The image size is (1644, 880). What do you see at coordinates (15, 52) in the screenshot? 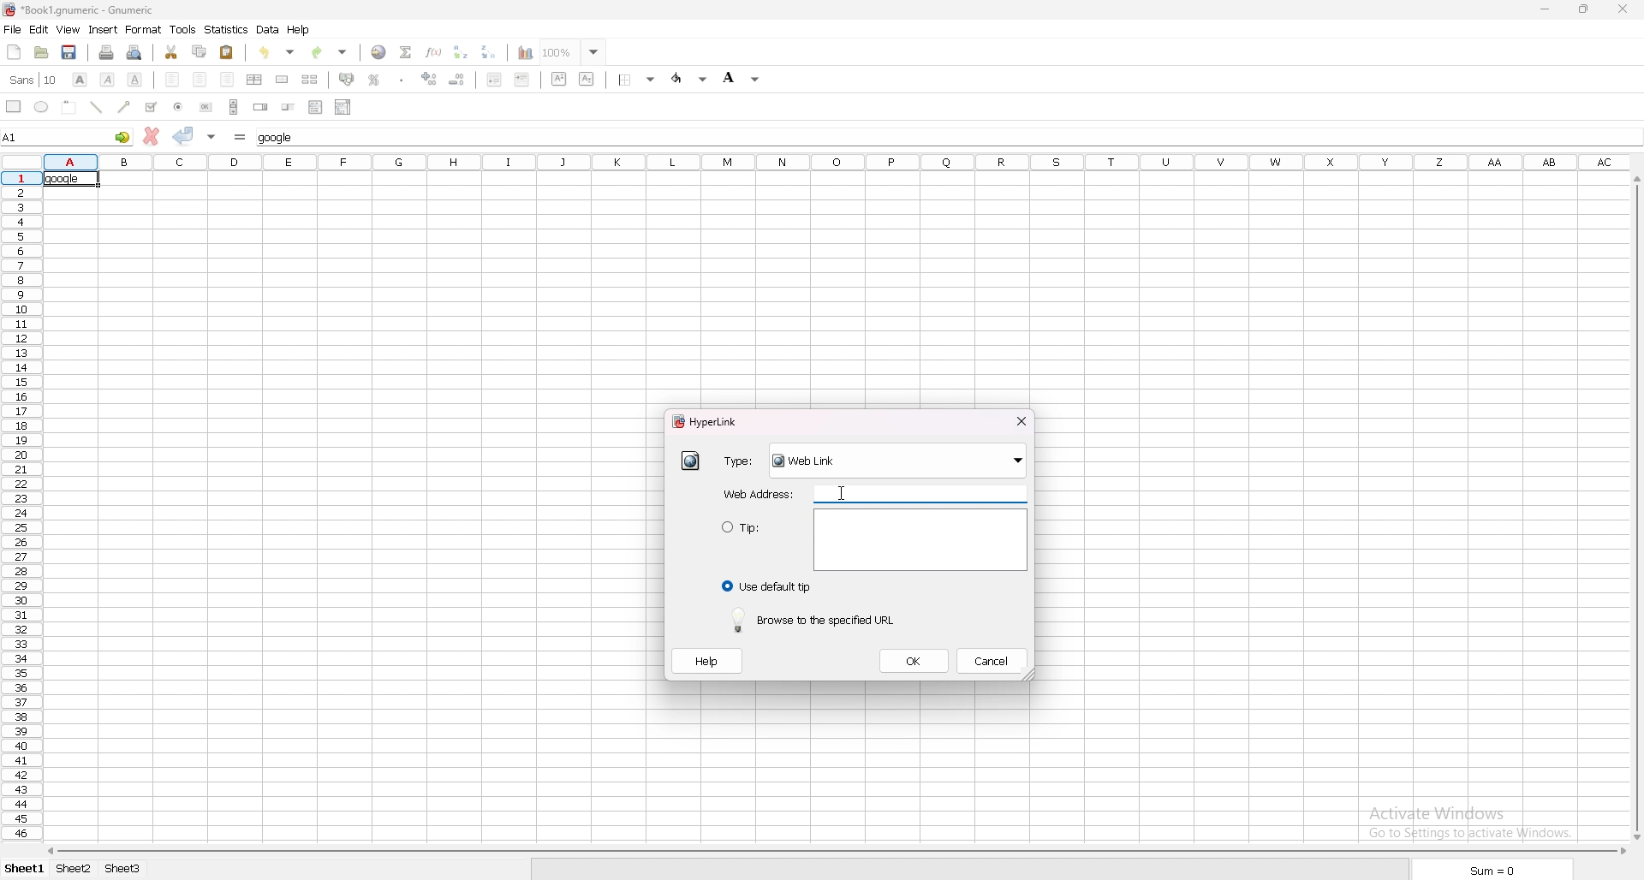
I see `new` at bounding box center [15, 52].